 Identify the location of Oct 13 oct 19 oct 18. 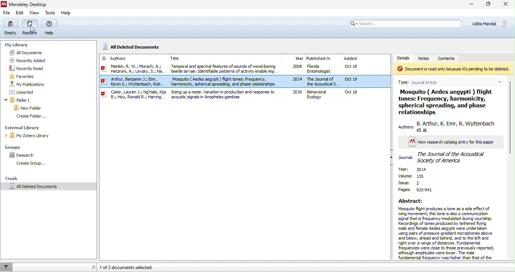
(355, 81).